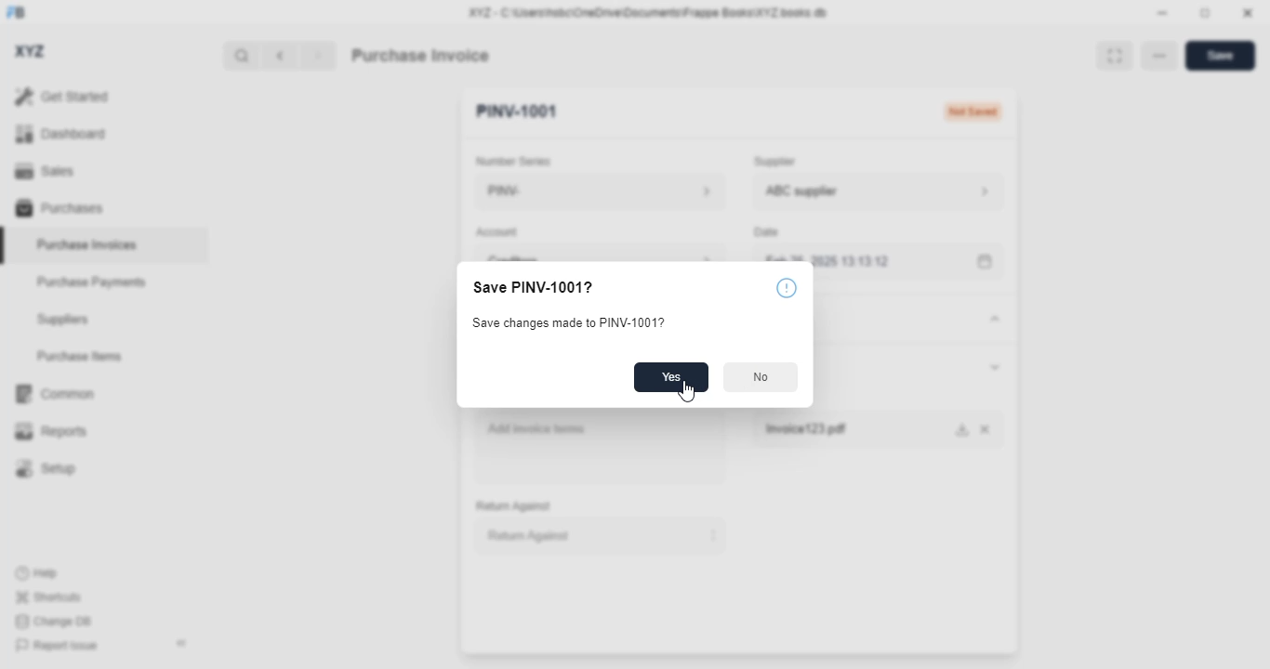 The image size is (1270, 669). What do you see at coordinates (762, 231) in the screenshot?
I see `date` at bounding box center [762, 231].